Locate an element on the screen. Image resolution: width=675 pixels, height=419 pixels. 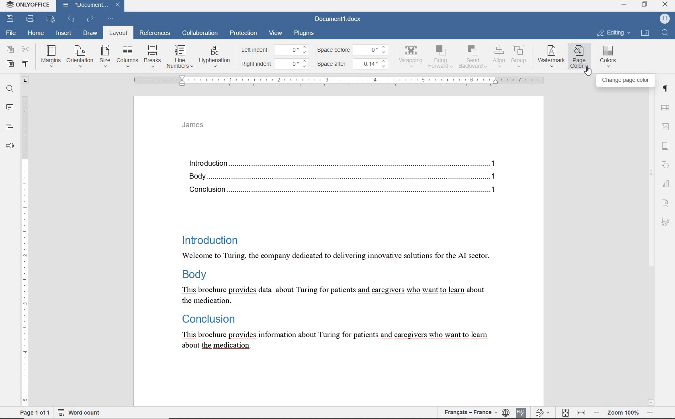
left indent is located at coordinates (254, 50).